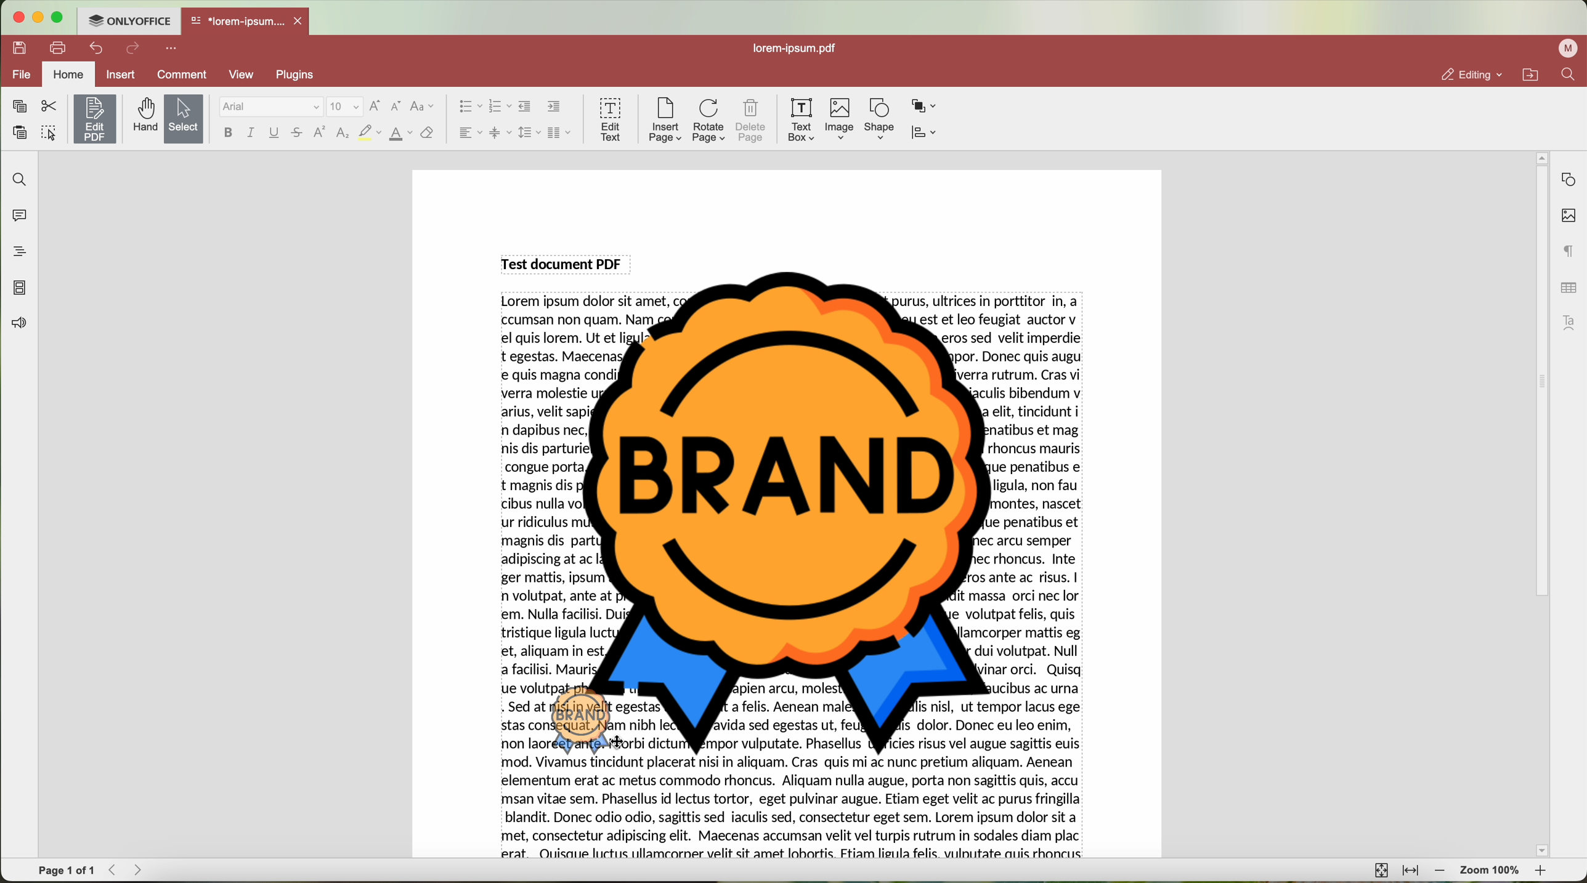 The width and height of the screenshot is (1587, 883). What do you see at coordinates (664, 120) in the screenshot?
I see `insert page` at bounding box center [664, 120].